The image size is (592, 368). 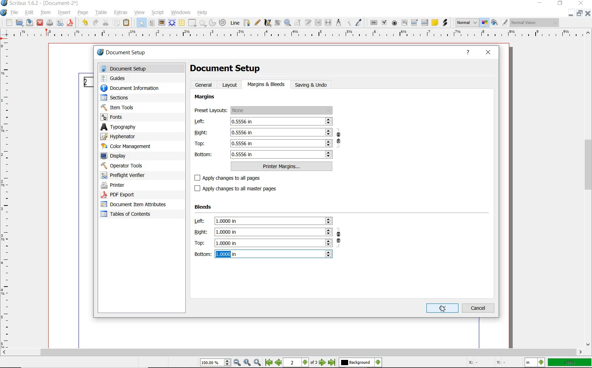 I want to click on Next Page, so click(x=323, y=363).